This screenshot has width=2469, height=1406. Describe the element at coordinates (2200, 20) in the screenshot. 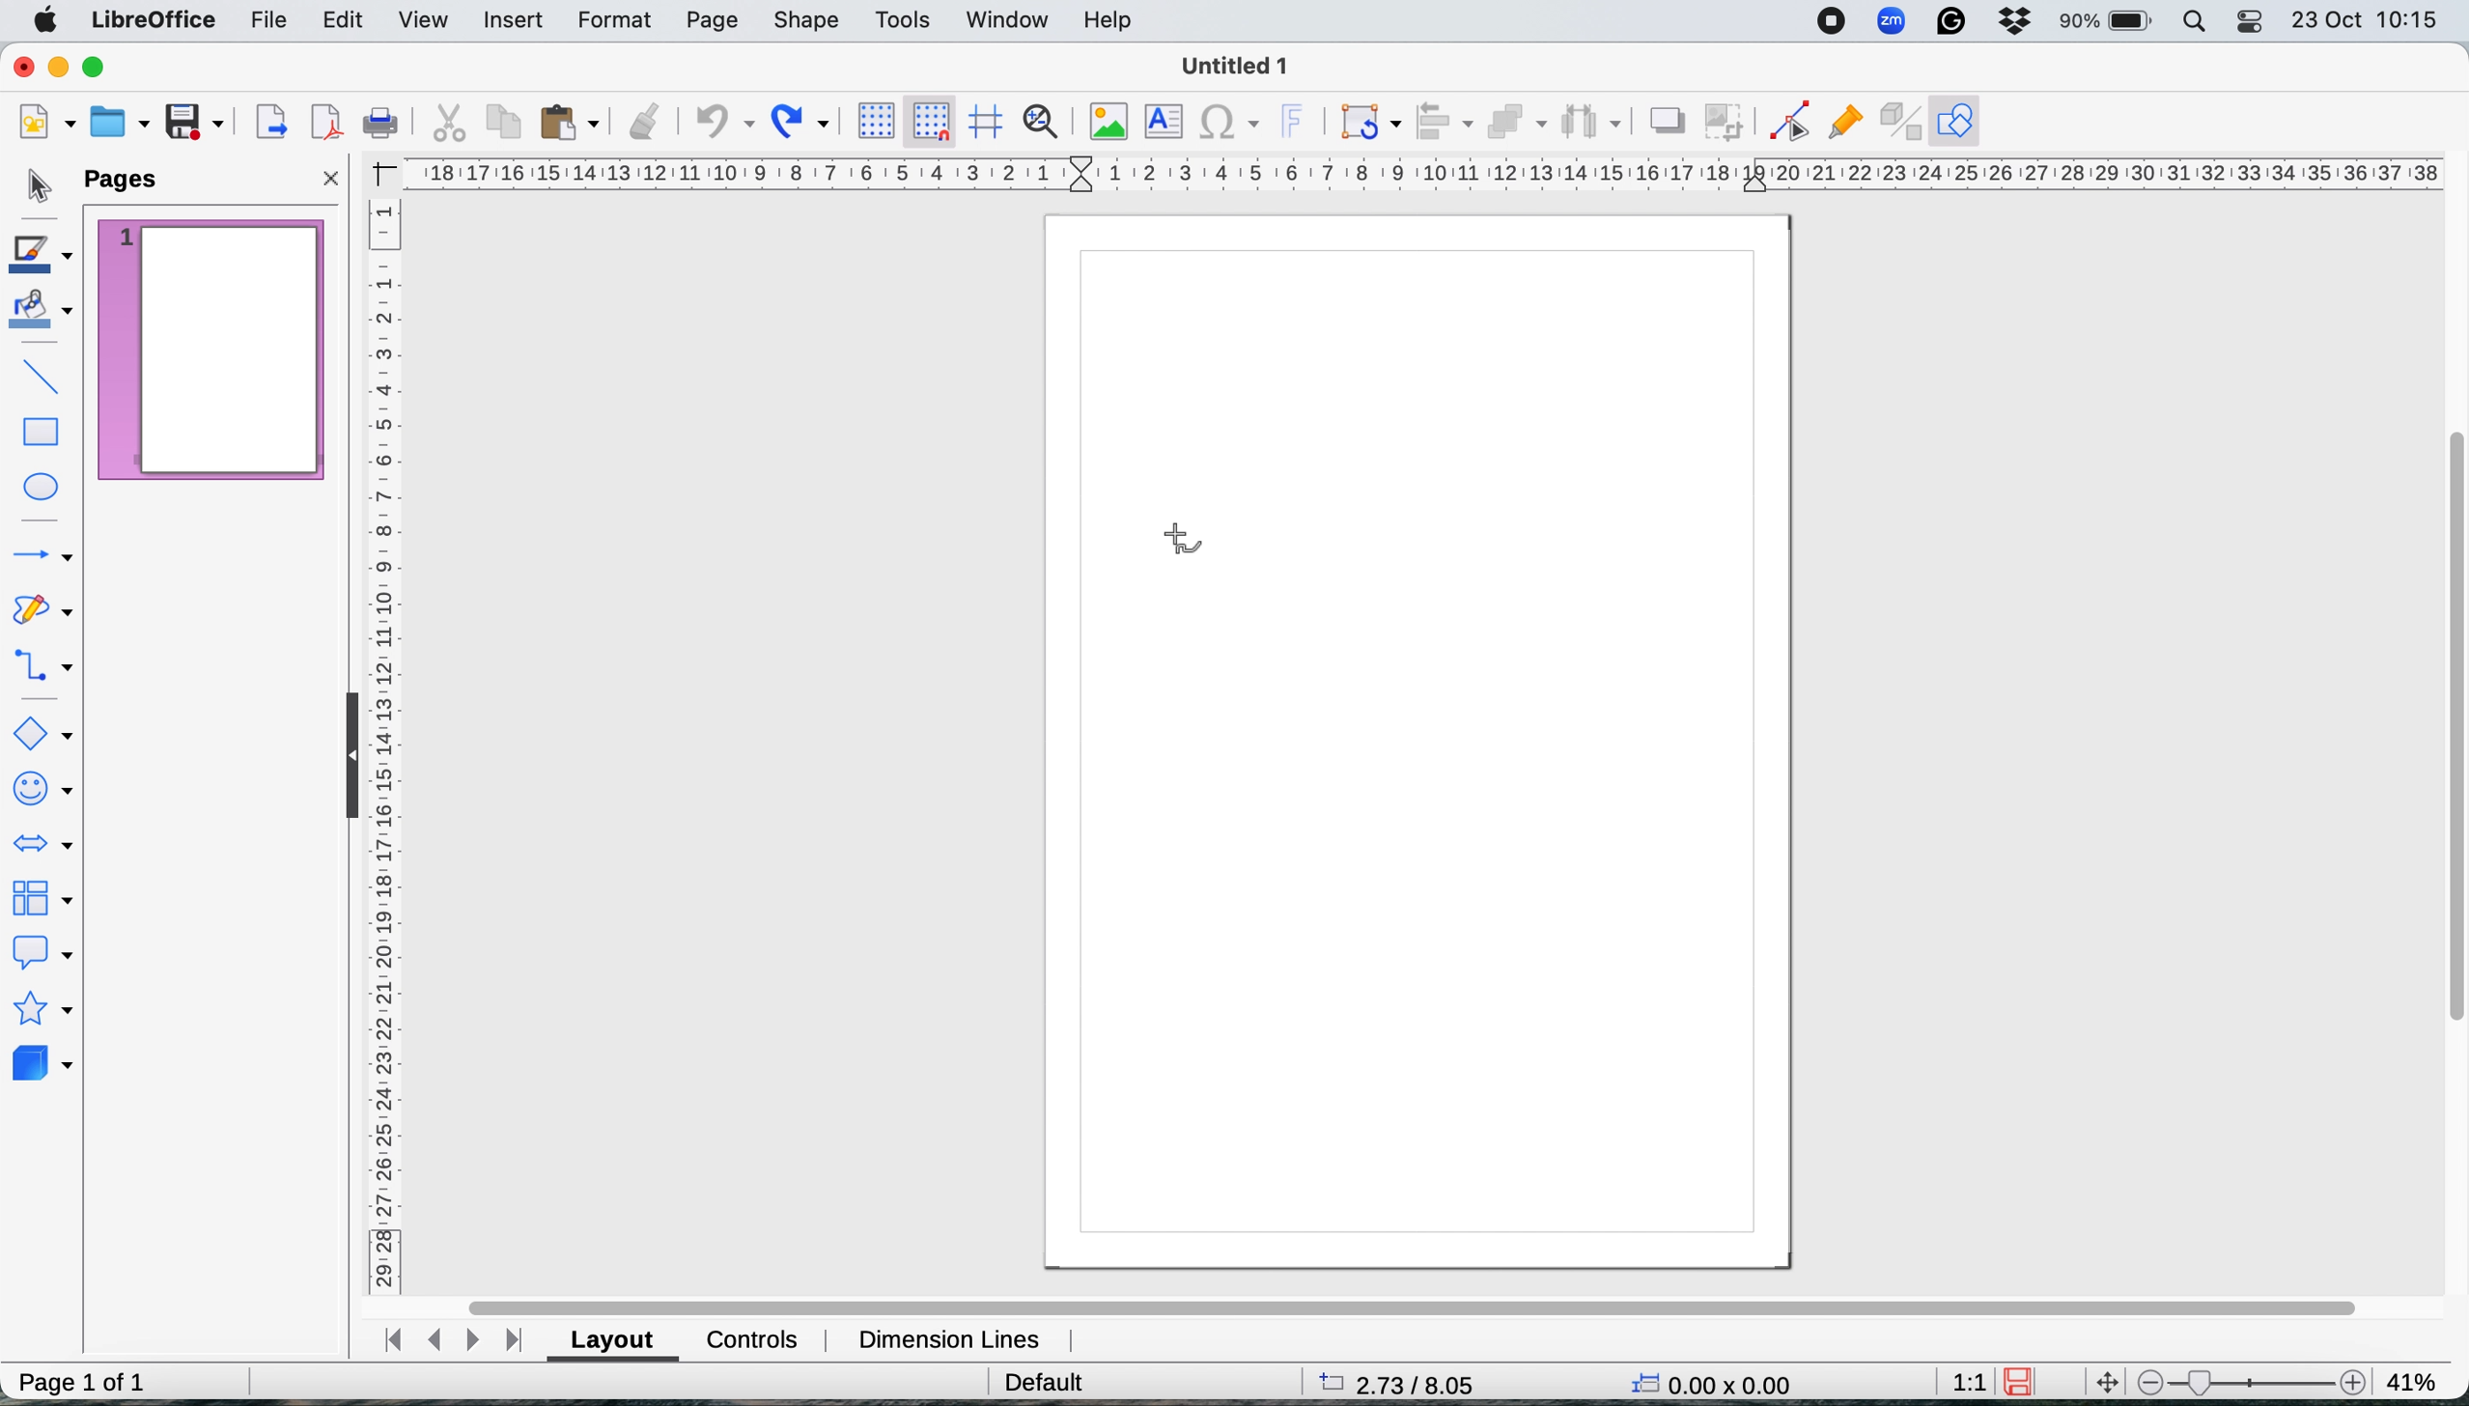

I see `spotlight search` at that location.